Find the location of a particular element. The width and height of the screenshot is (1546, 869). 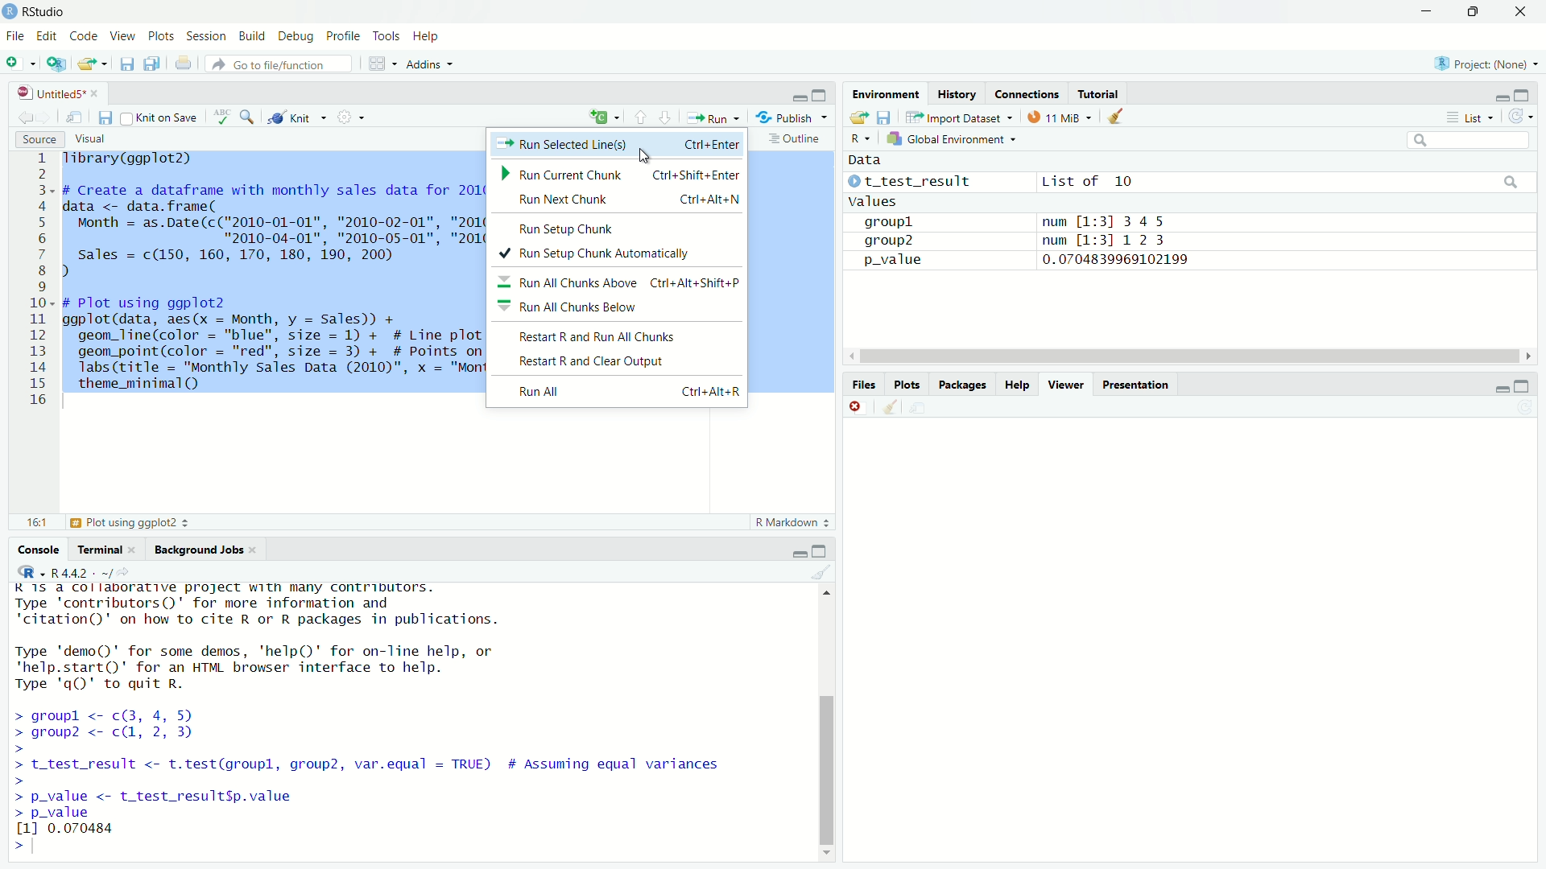

Tools is located at coordinates (386, 33).